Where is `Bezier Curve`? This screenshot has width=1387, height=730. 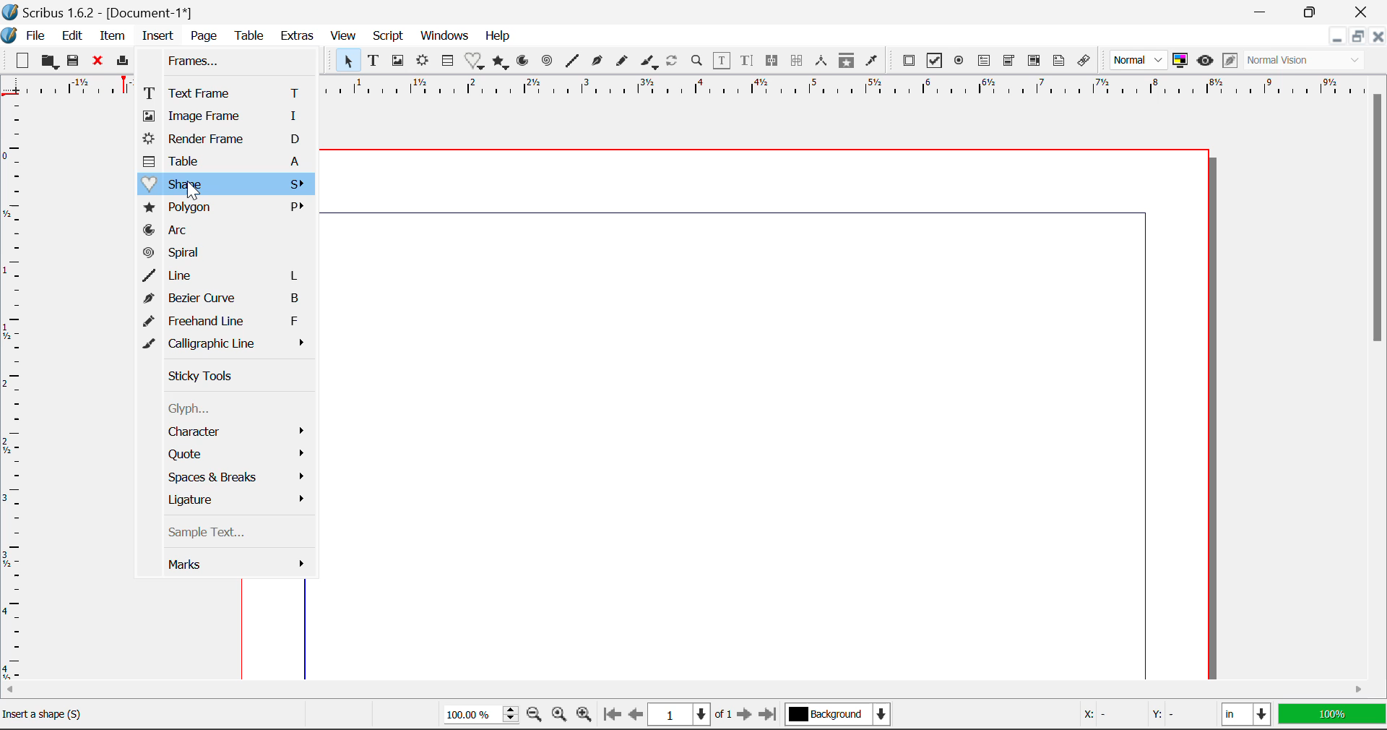 Bezier Curve is located at coordinates (229, 300).